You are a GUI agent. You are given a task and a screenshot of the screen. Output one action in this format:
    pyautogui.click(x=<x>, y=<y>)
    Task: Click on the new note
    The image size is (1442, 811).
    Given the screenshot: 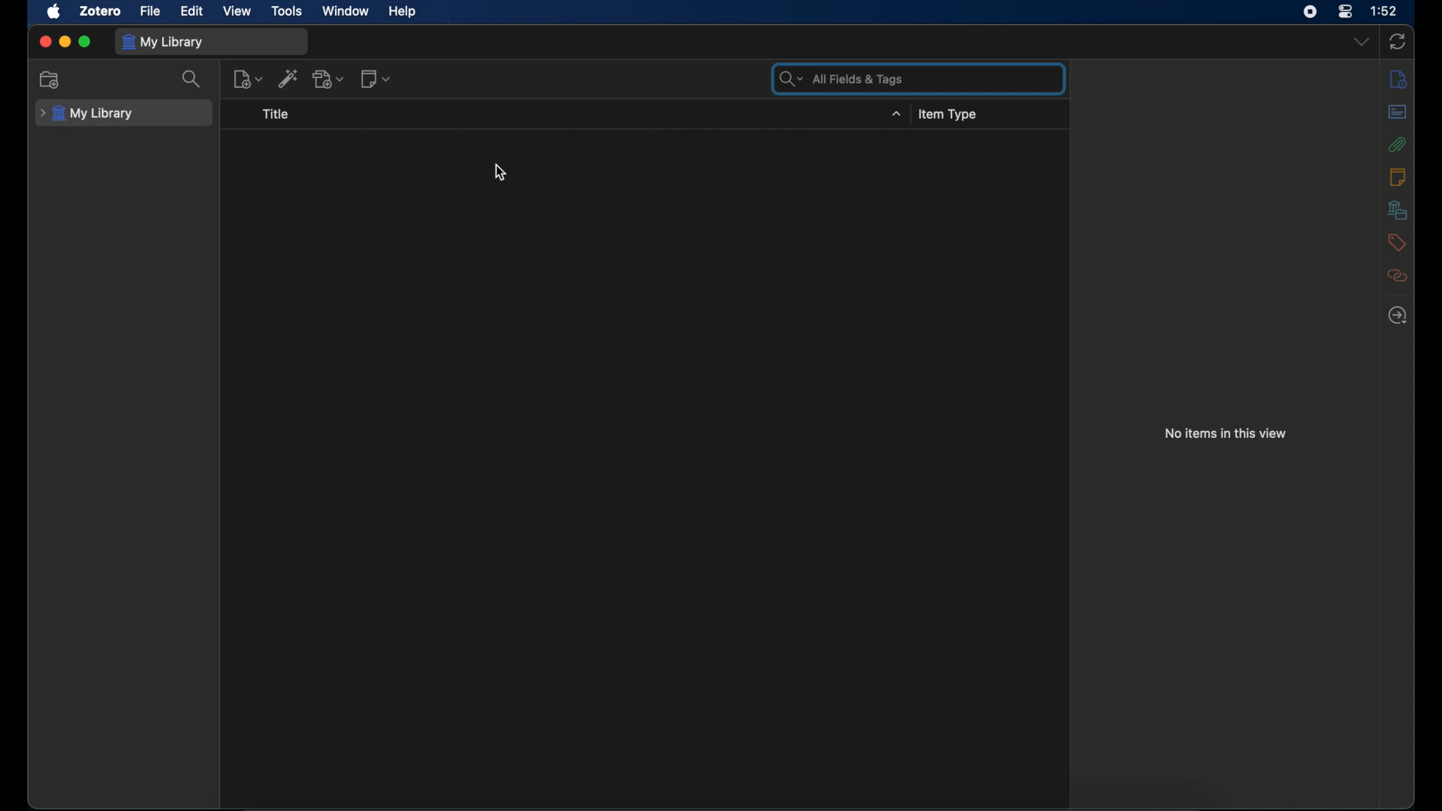 What is the action you would take?
    pyautogui.click(x=377, y=79)
    